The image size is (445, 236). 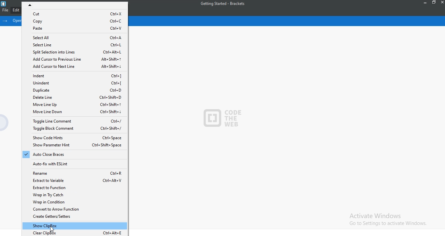 What do you see at coordinates (224, 117) in the screenshot?
I see `code the web` at bounding box center [224, 117].